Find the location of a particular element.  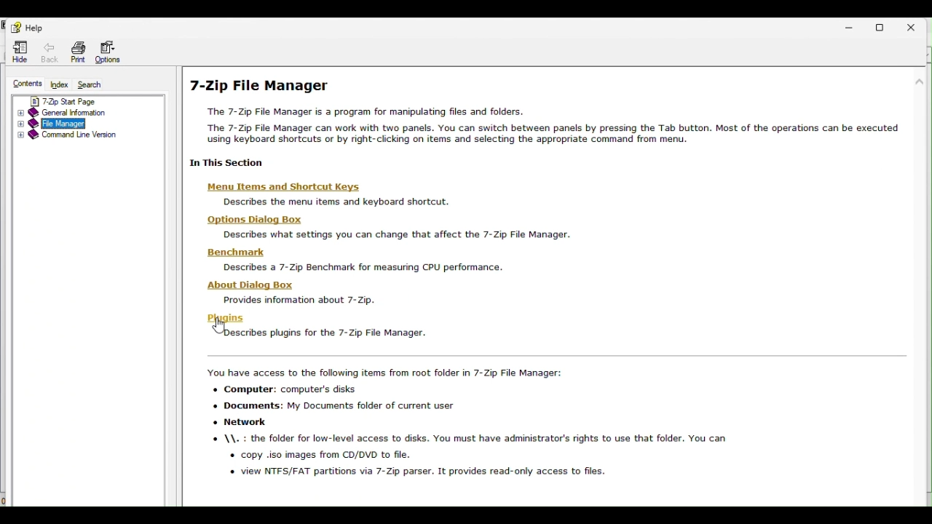

7 zip start page is located at coordinates (90, 100).